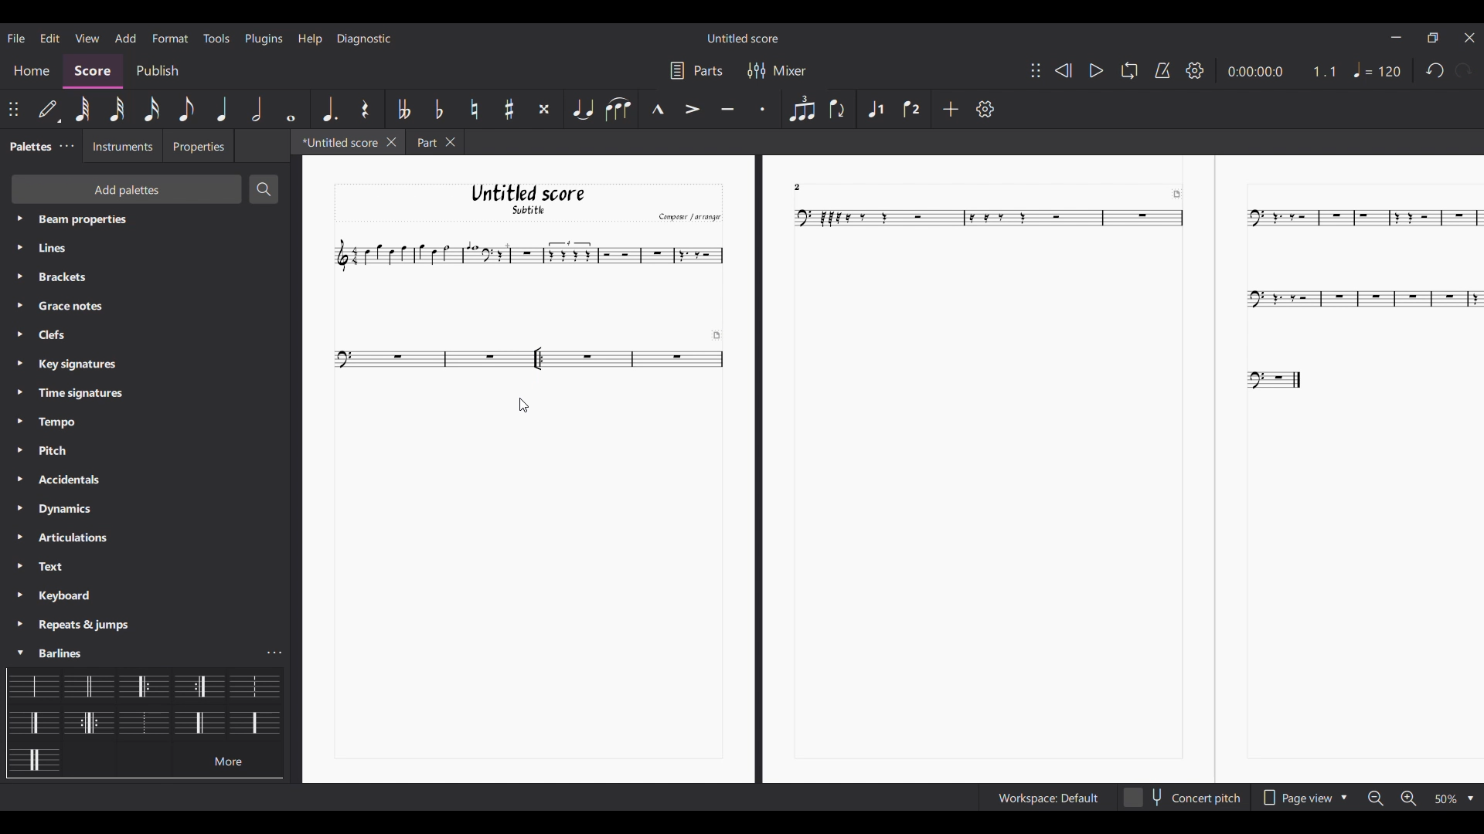 This screenshot has height=834, width=1484. Describe the element at coordinates (541, 358) in the screenshot. I see `Repeat bar added to measure` at that location.